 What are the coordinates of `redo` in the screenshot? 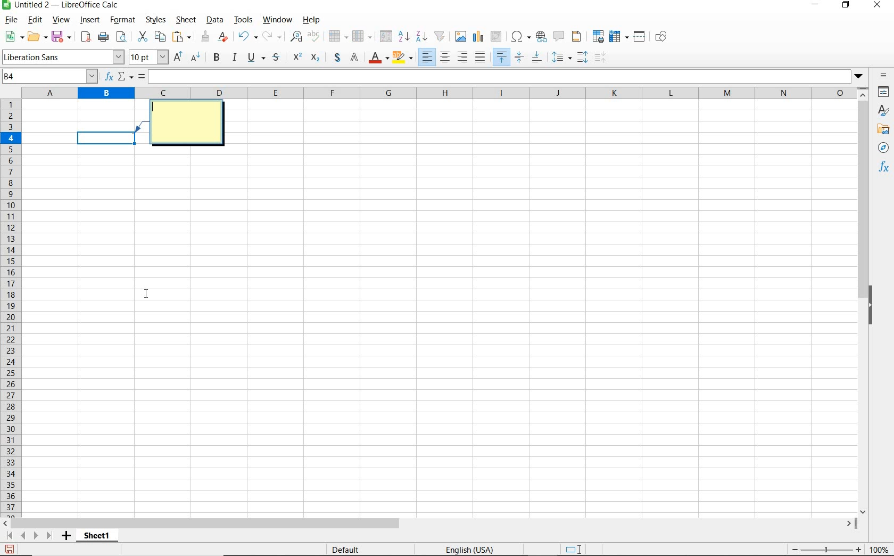 It's located at (271, 37).